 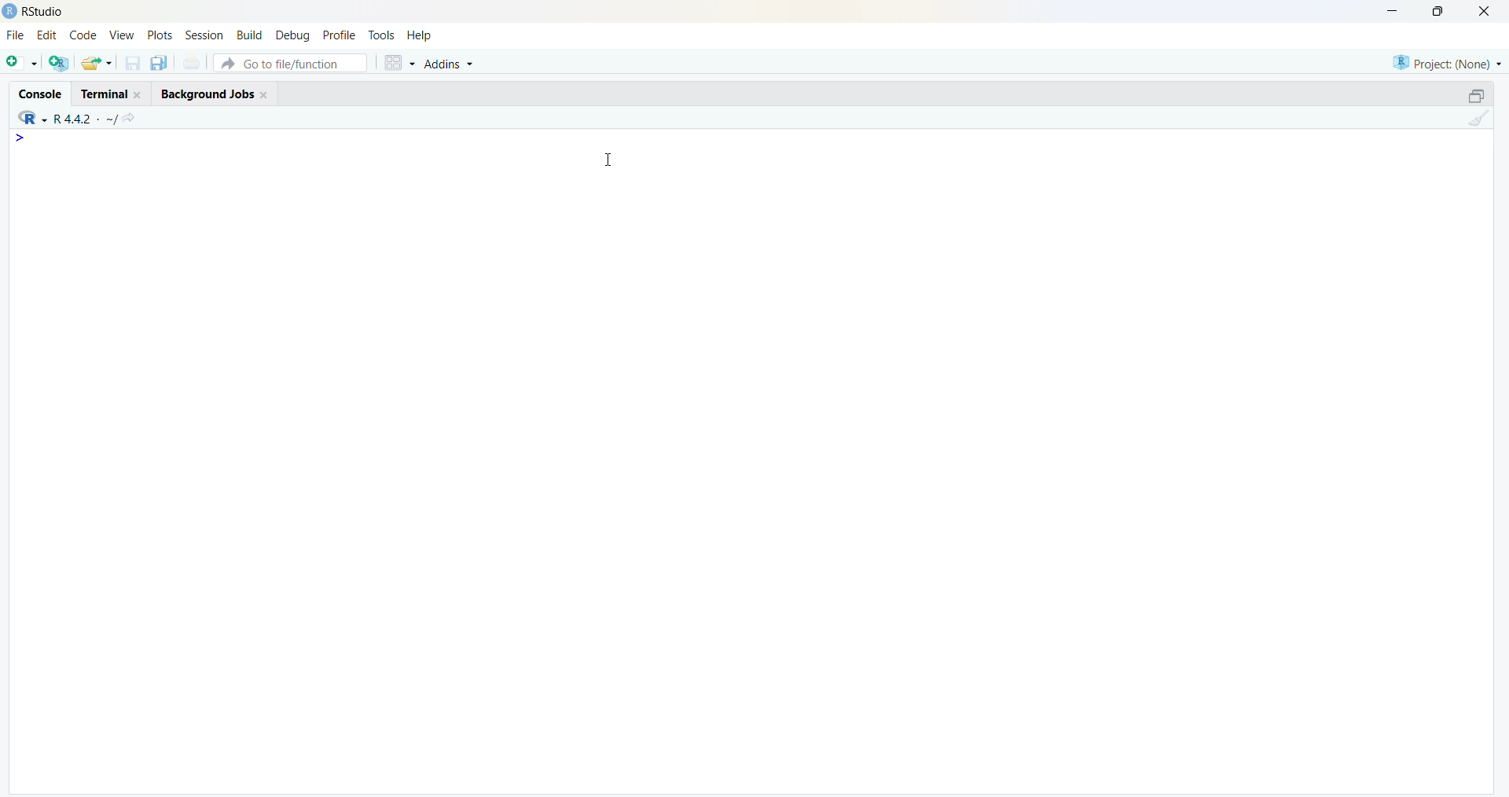 I want to click on open file as, so click(x=23, y=64).